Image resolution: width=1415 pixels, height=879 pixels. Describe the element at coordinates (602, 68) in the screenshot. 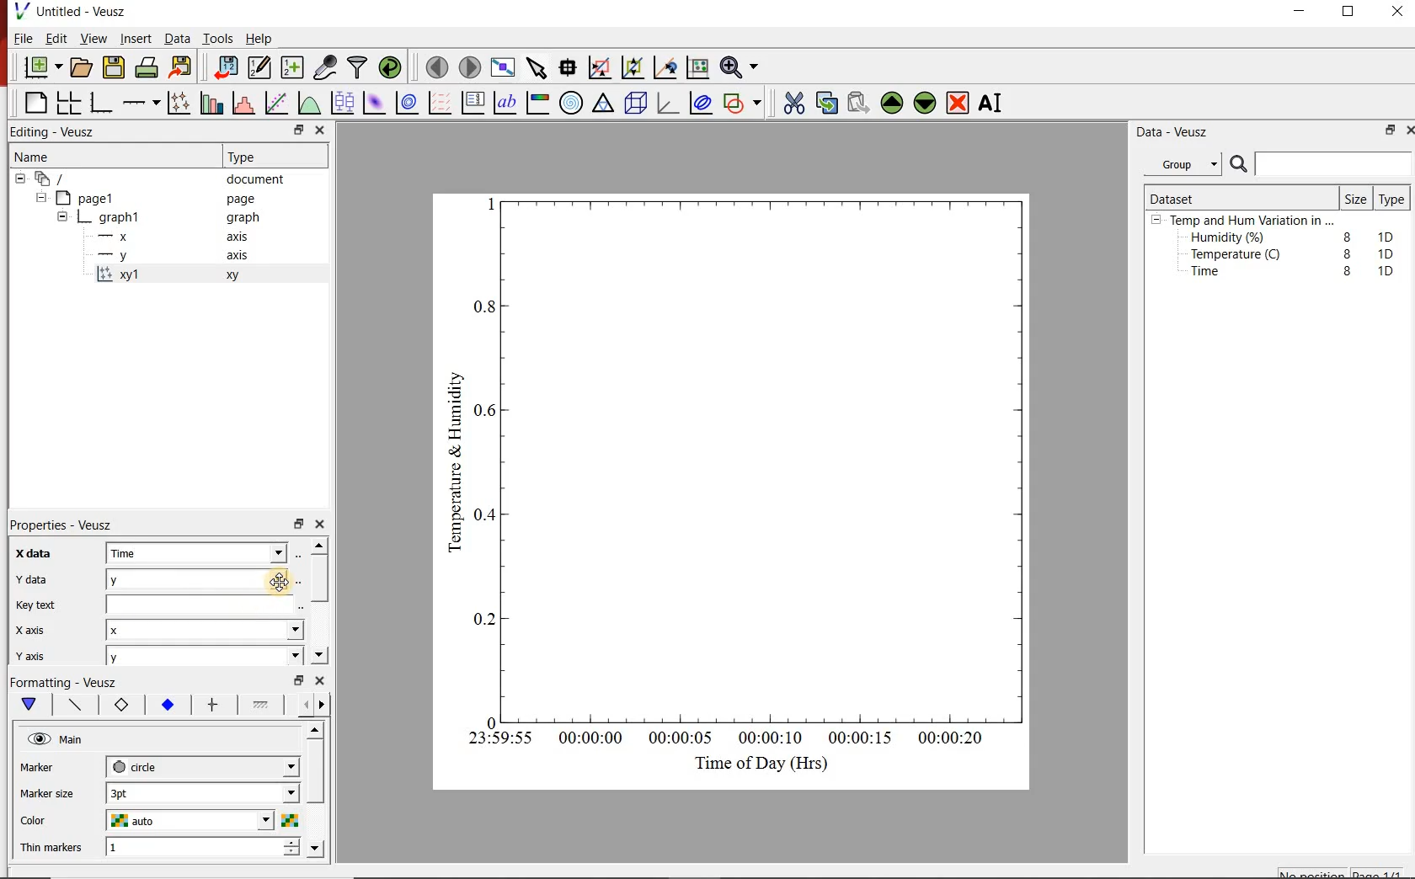

I see `click or draw a rectangle to zoom graph axes` at that location.